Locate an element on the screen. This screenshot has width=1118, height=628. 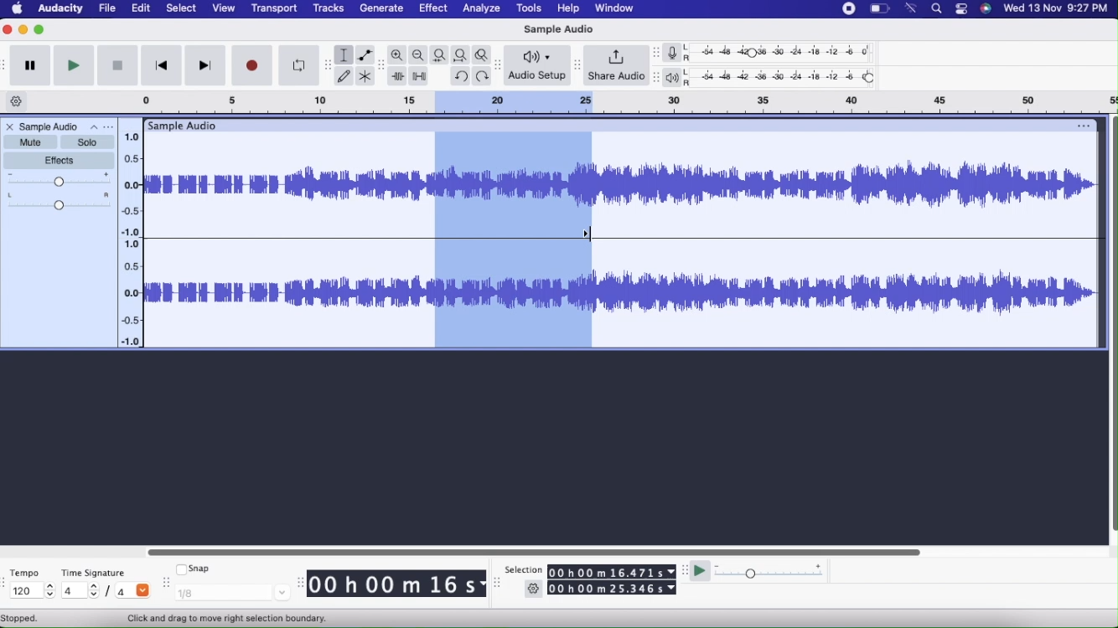
power is located at coordinates (880, 8).